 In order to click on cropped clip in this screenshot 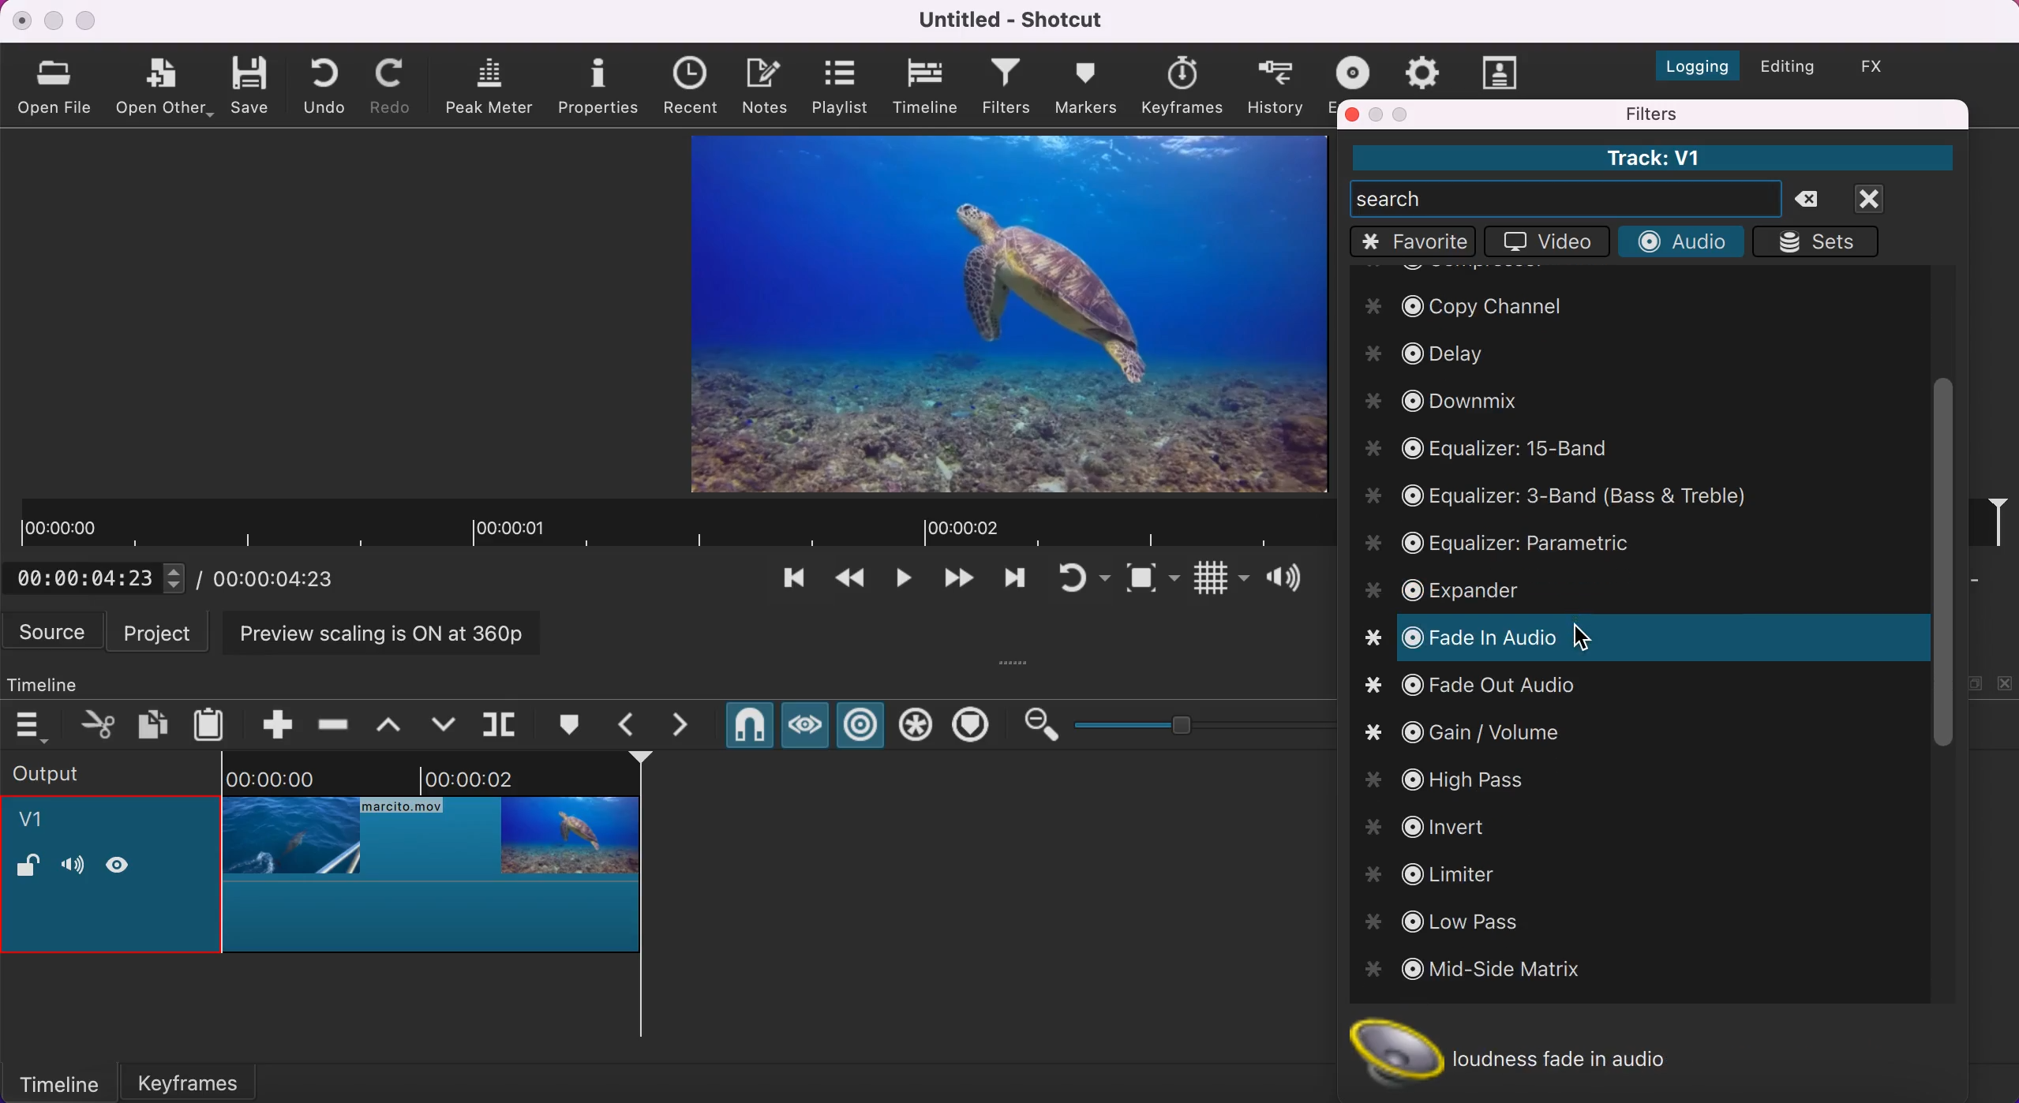, I will do `click(432, 863)`.